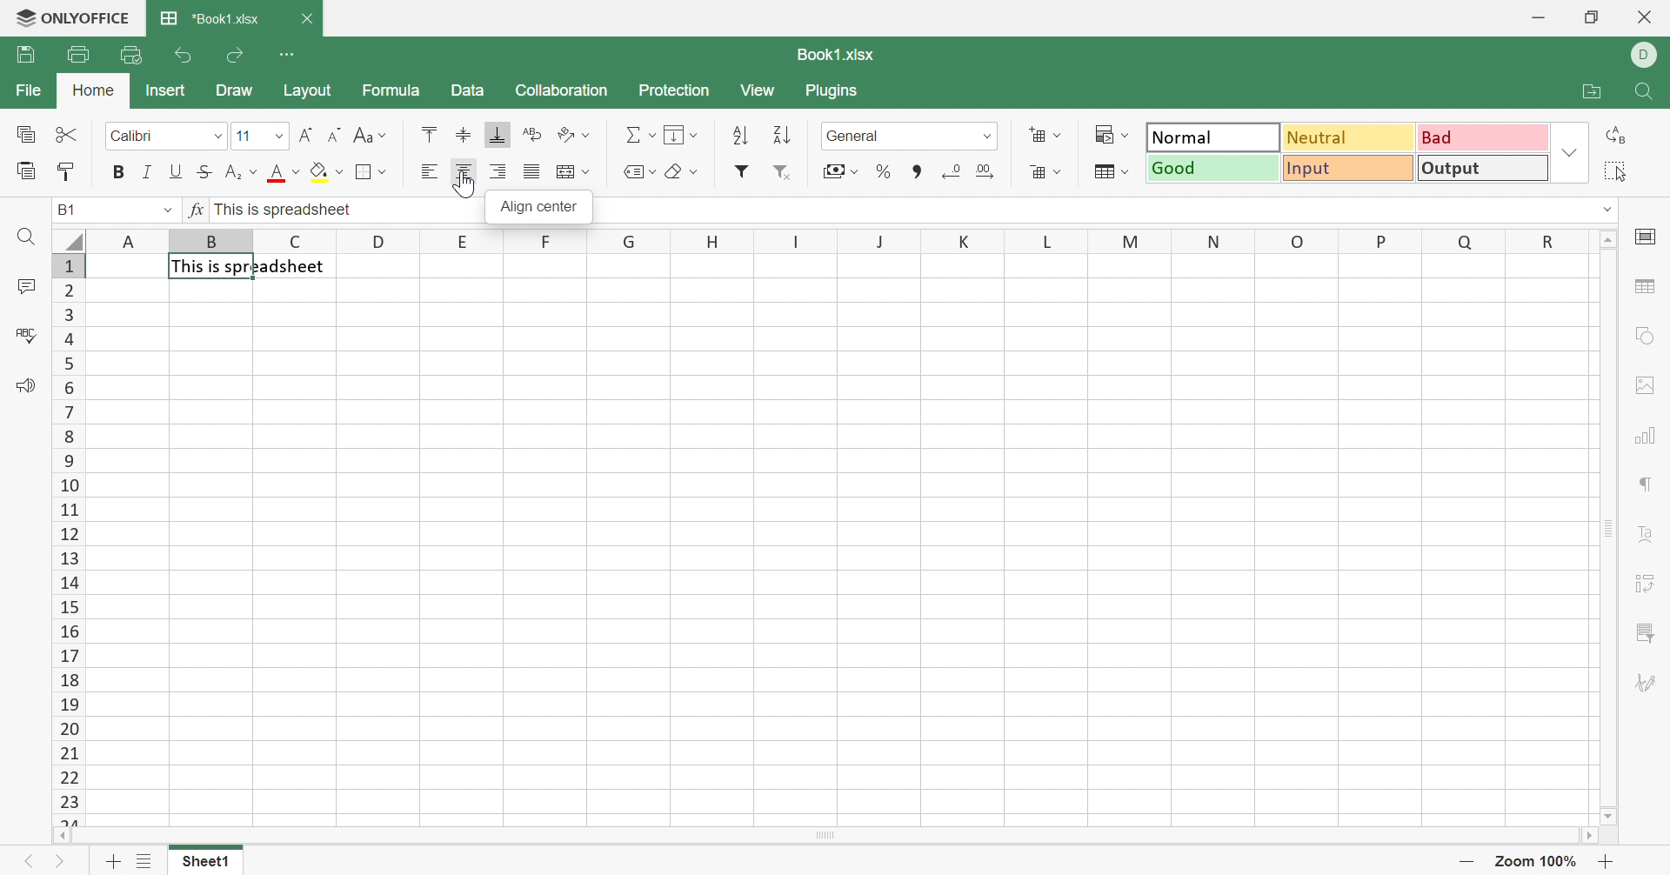 This screenshot has width=1670, height=875. Describe the element at coordinates (1647, 54) in the screenshot. I see `DELL` at that location.